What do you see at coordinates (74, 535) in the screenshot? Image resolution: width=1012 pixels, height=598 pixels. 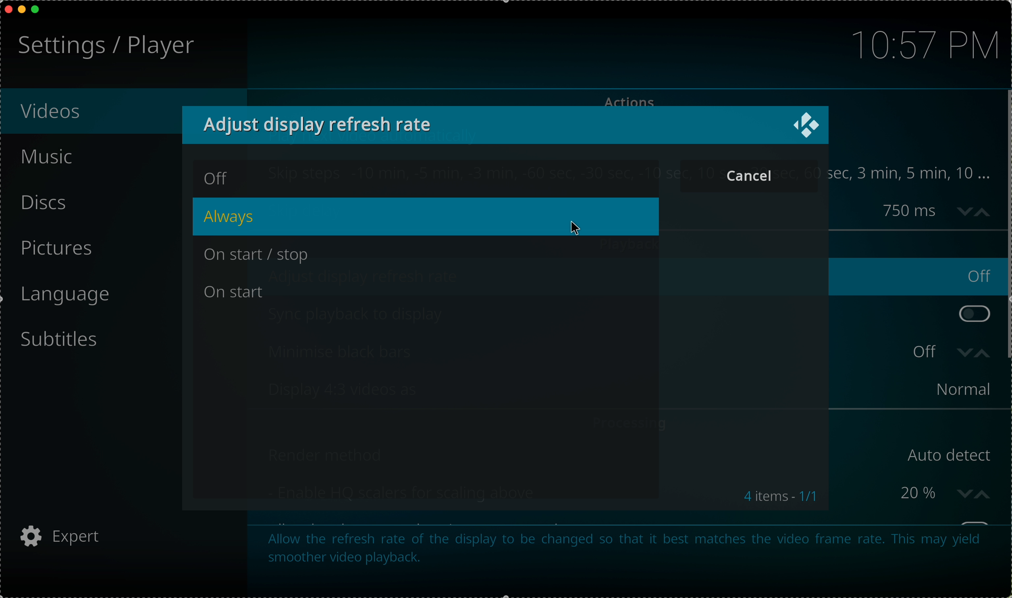 I see `Expert` at bounding box center [74, 535].